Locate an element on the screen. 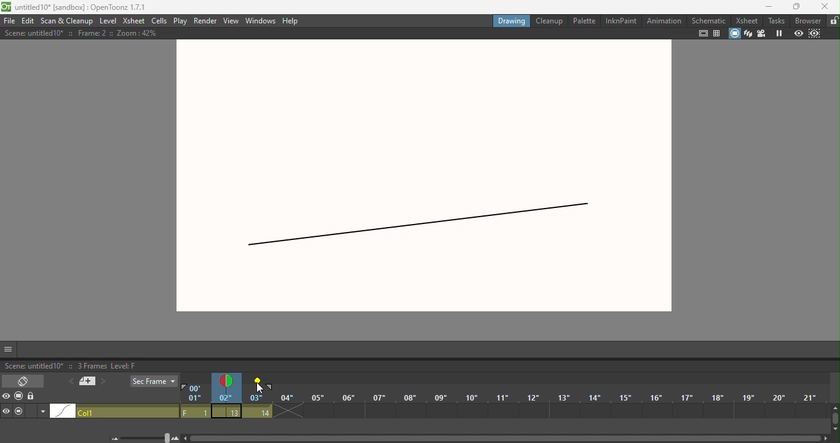  Lock rooms tab is located at coordinates (832, 21).